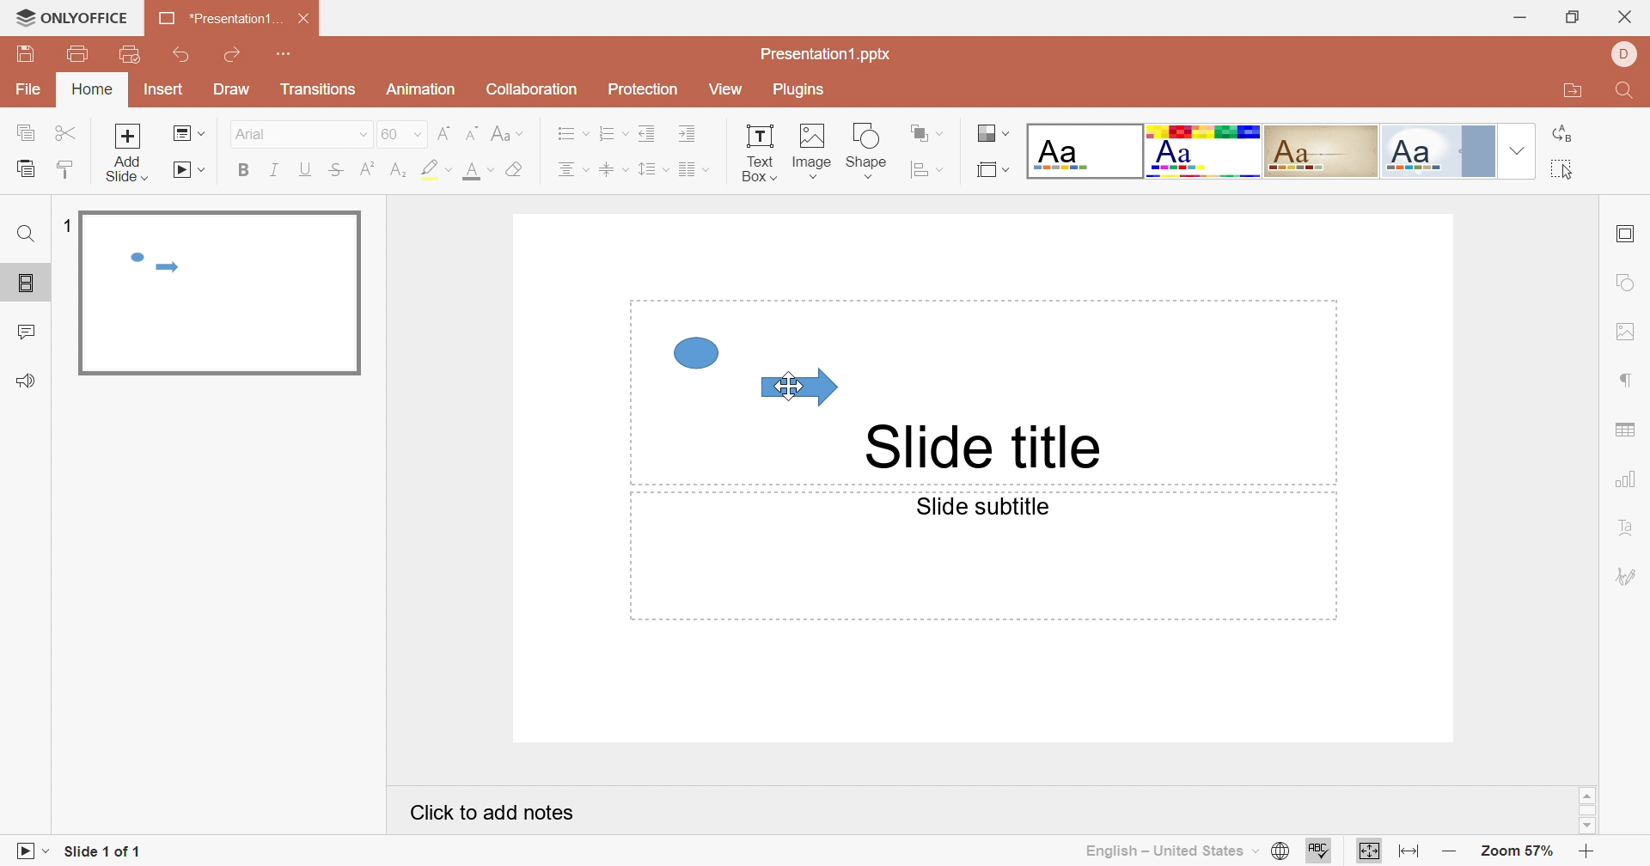 The width and height of the screenshot is (1650, 866). Describe the element at coordinates (814, 151) in the screenshot. I see `Image` at that location.